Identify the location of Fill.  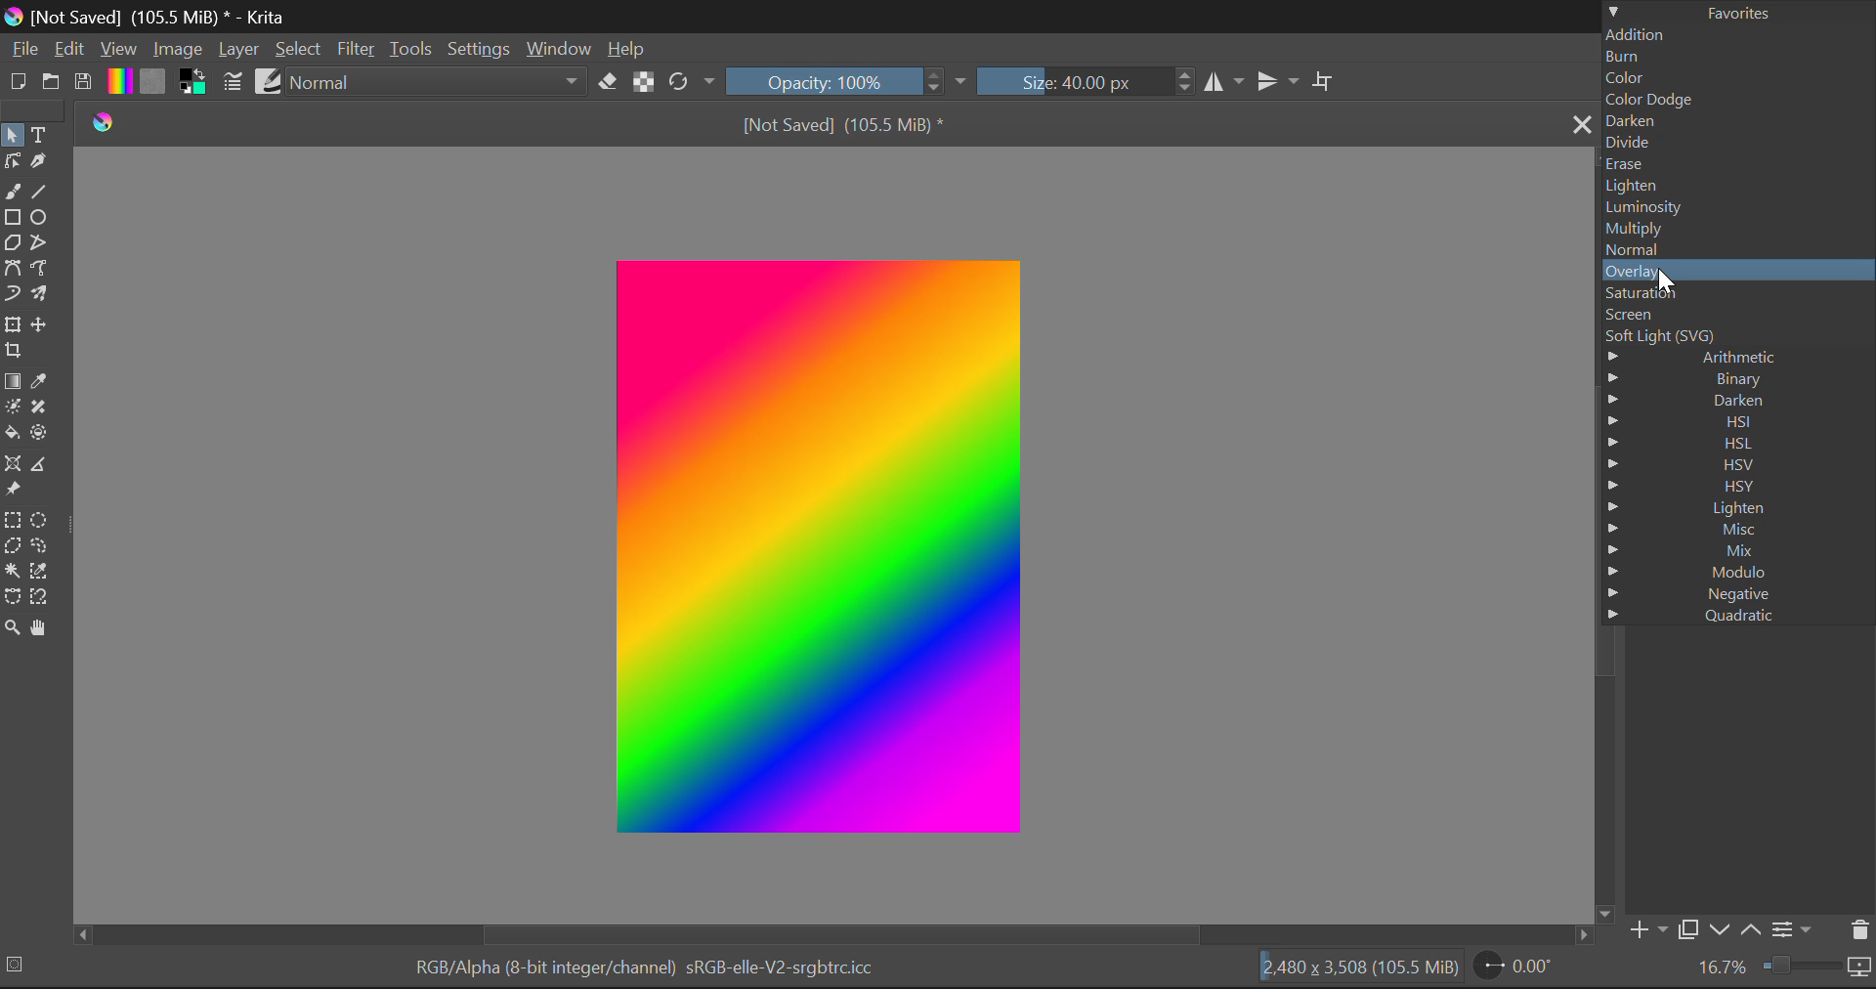
(13, 434).